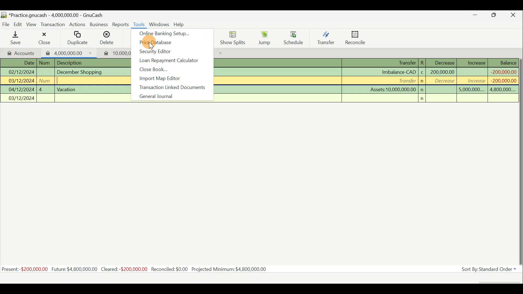  I want to click on December Shopping, so click(82, 72).